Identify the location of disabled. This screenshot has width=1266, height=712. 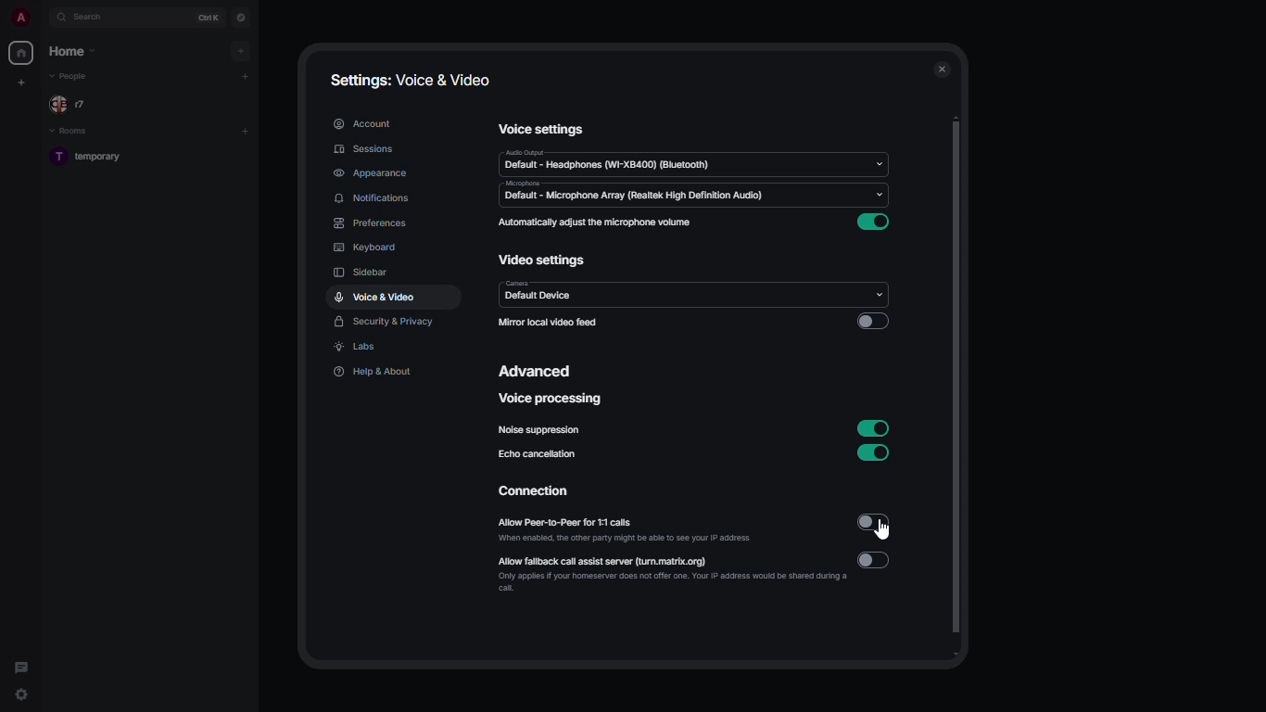
(872, 323).